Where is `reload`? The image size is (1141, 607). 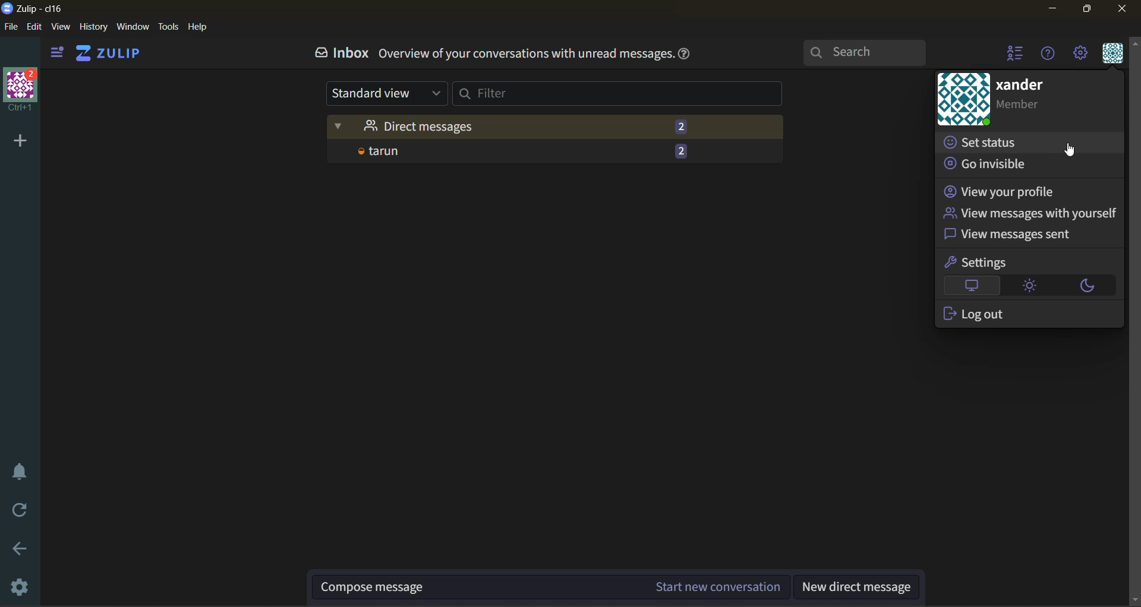 reload is located at coordinates (19, 511).